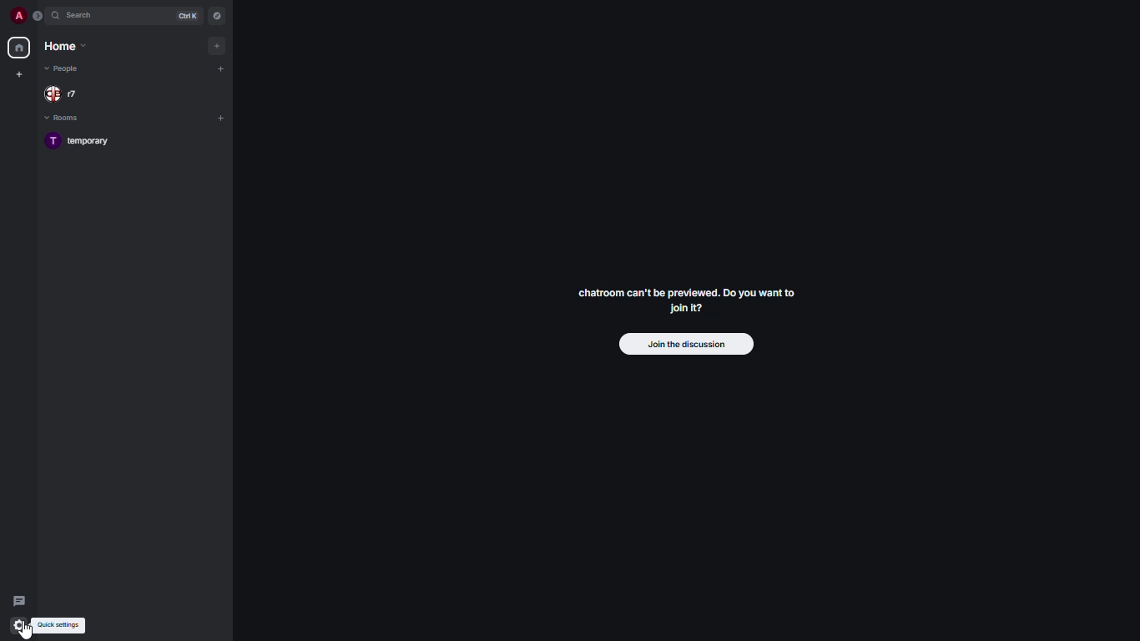 The height and width of the screenshot is (641, 1140). I want to click on home, so click(65, 45).